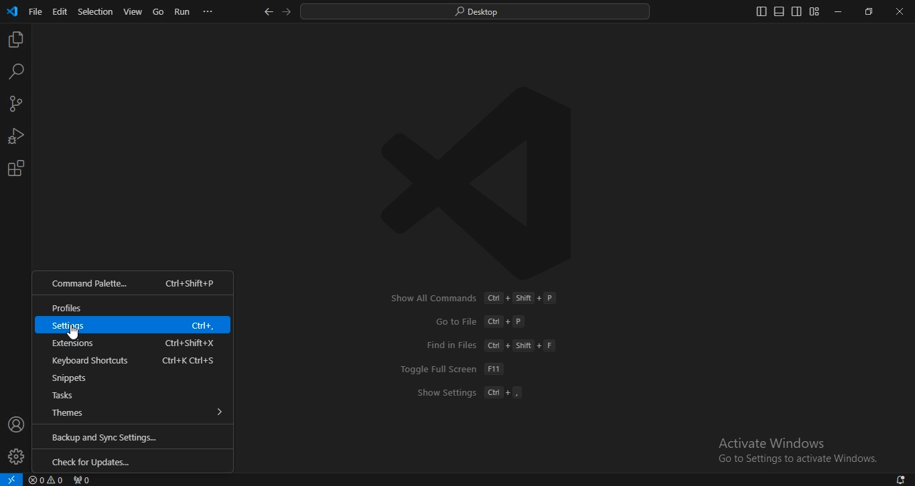 This screenshot has height=486, width=915. Describe the element at coordinates (815, 11) in the screenshot. I see `customize layout` at that location.